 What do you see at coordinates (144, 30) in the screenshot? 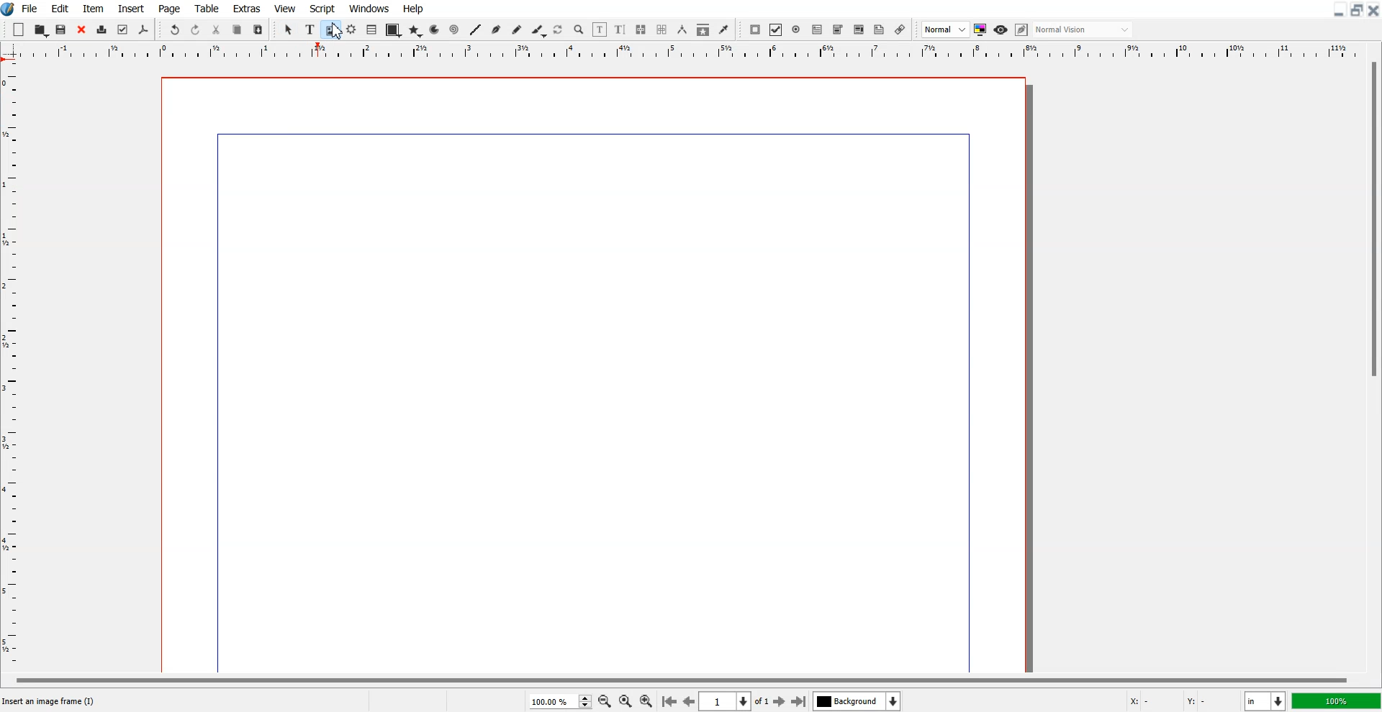
I see `Save As PDF` at bounding box center [144, 30].